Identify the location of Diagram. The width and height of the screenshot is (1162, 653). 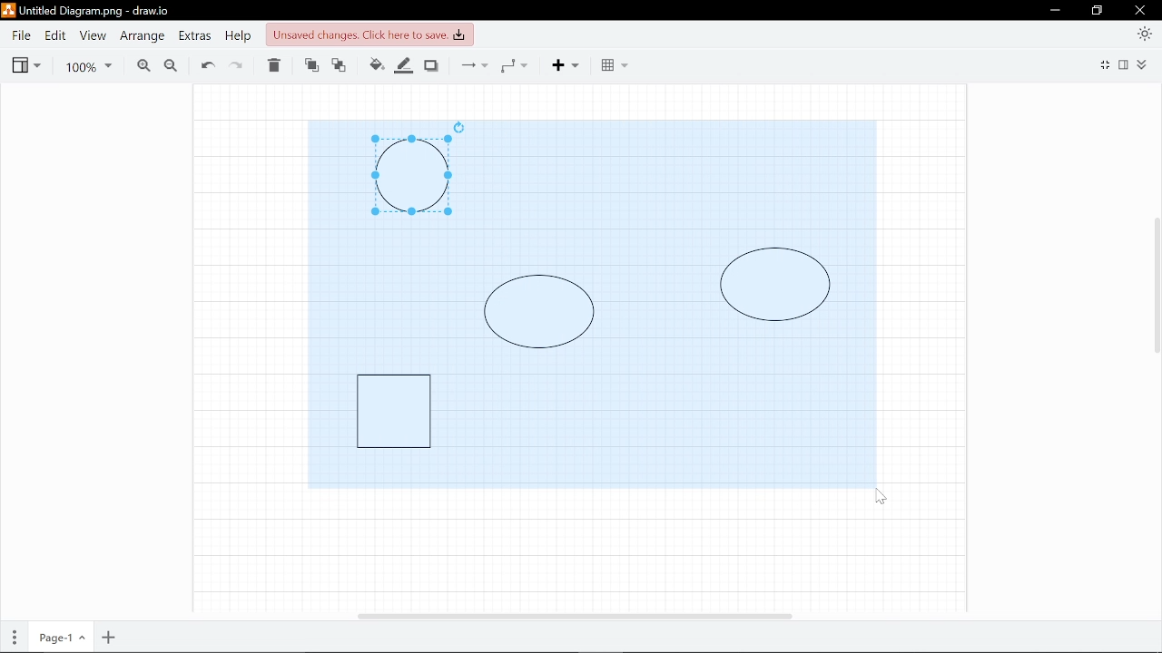
(411, 176).